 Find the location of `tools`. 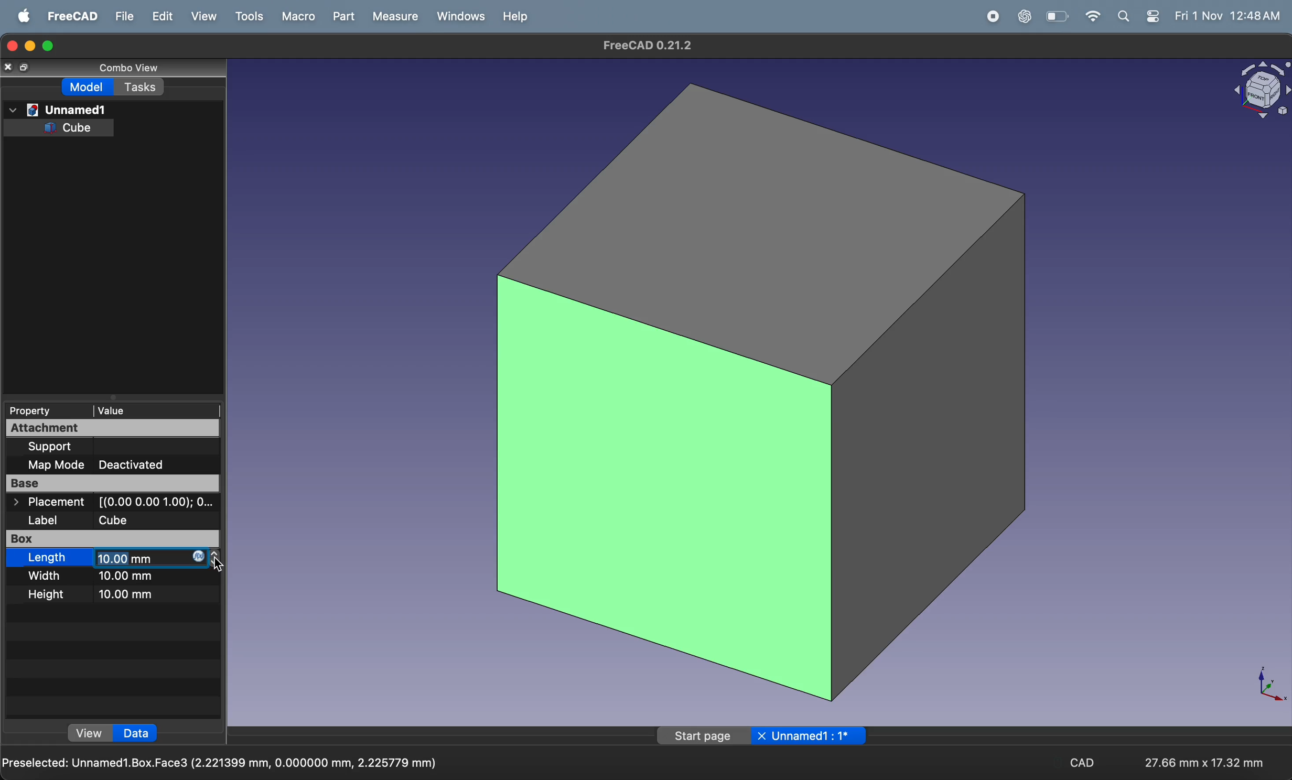

tools is located at coordinates (247, 16).